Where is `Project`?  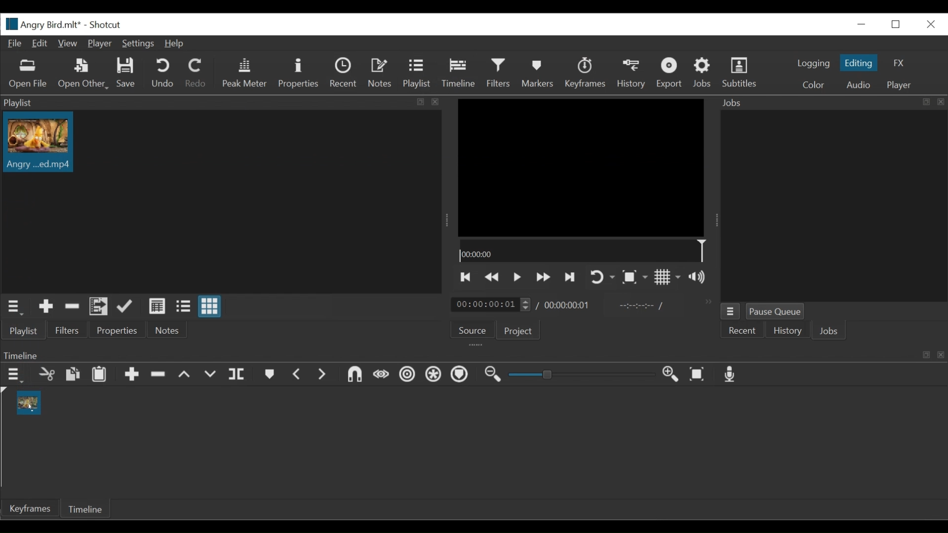
Project is located at coordinates (520, 332).